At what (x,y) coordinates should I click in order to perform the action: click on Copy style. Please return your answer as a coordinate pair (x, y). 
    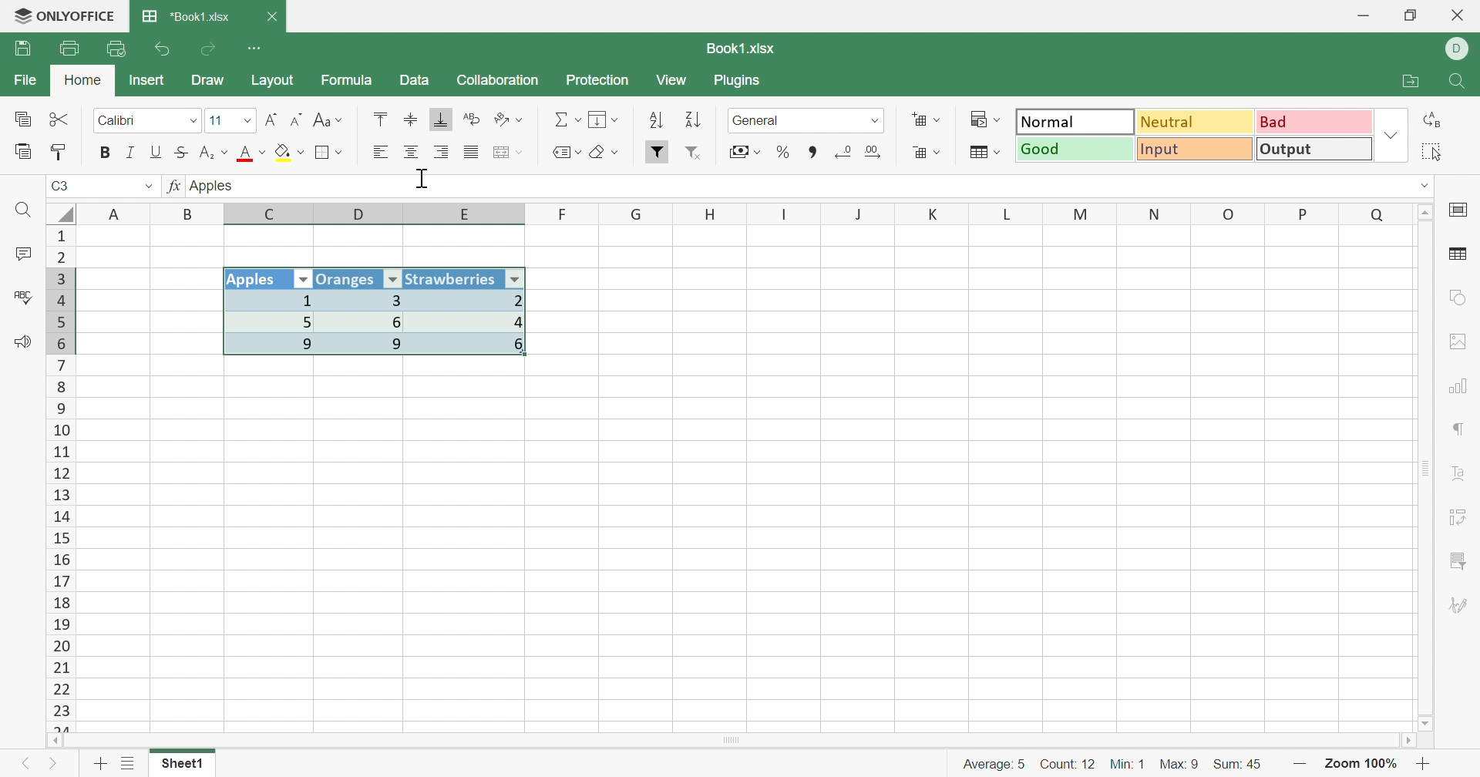
    Looking at the image, I should click on (61, 150).